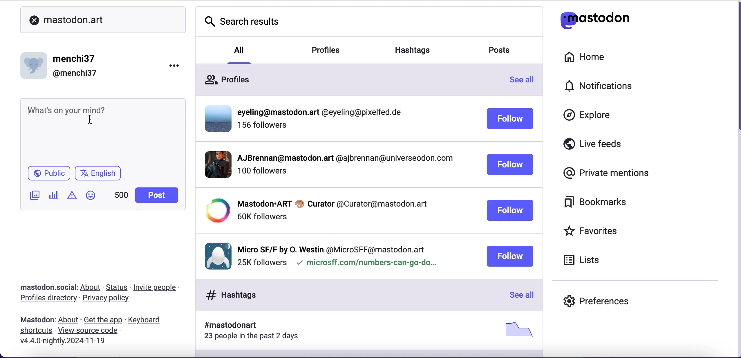  Describe the element at coordinates (603, 113) in the screenshot. I see `explore` at that location.